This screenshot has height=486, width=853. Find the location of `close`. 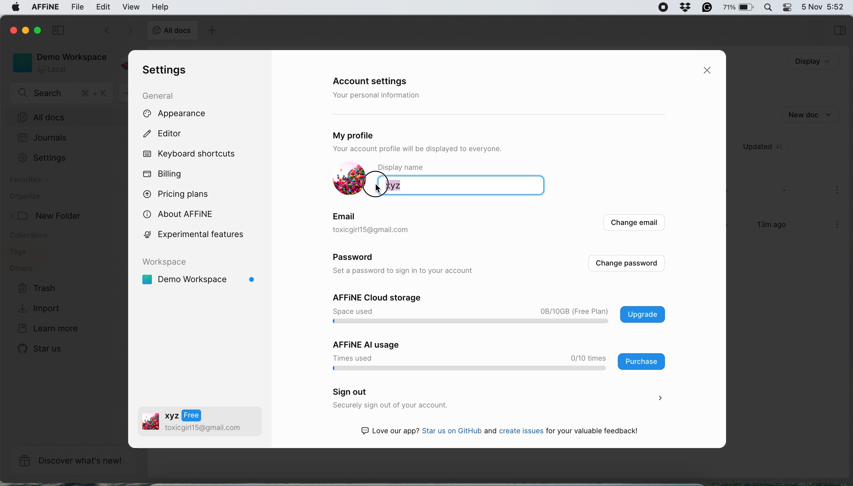

close is located at coordinates (12, 29).